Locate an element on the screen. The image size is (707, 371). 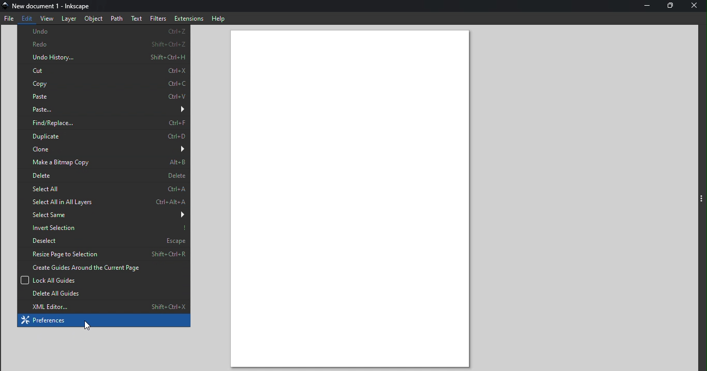
Clone is located at coordinates (103, 150).